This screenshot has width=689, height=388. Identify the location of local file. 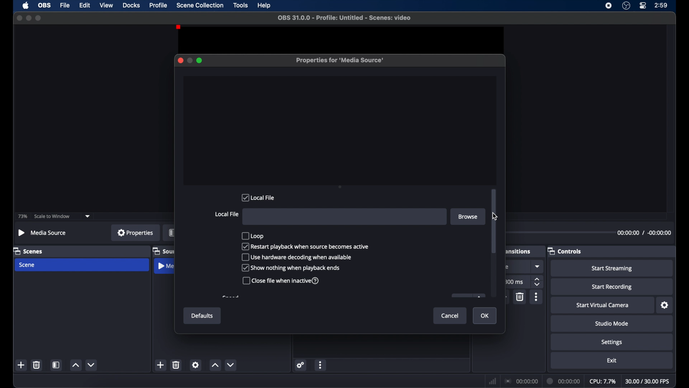
(258, 197).